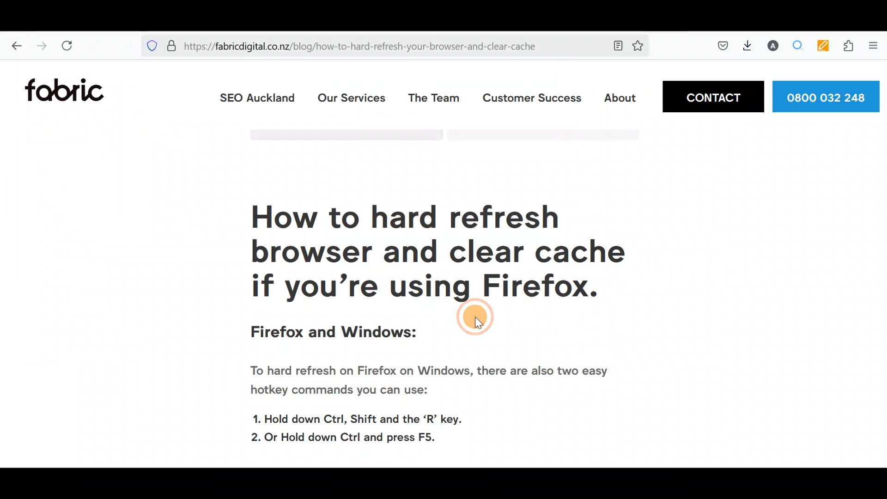  Describe the element at coordinates (712, 96) in the screenshot. I see `Contact` at that location.